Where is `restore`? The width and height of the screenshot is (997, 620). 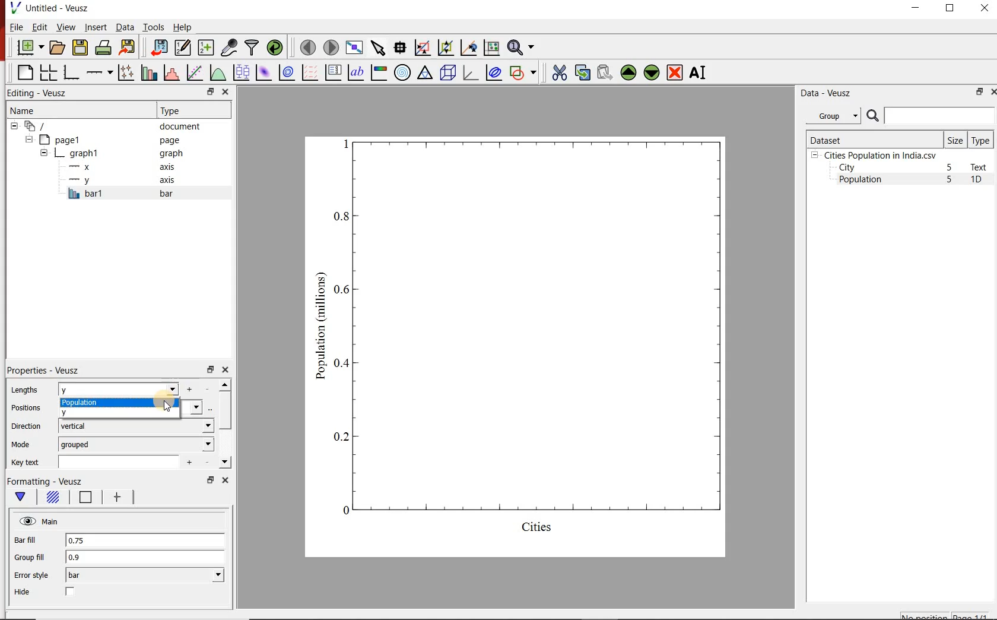 restore is located at coordinates (209, 91).